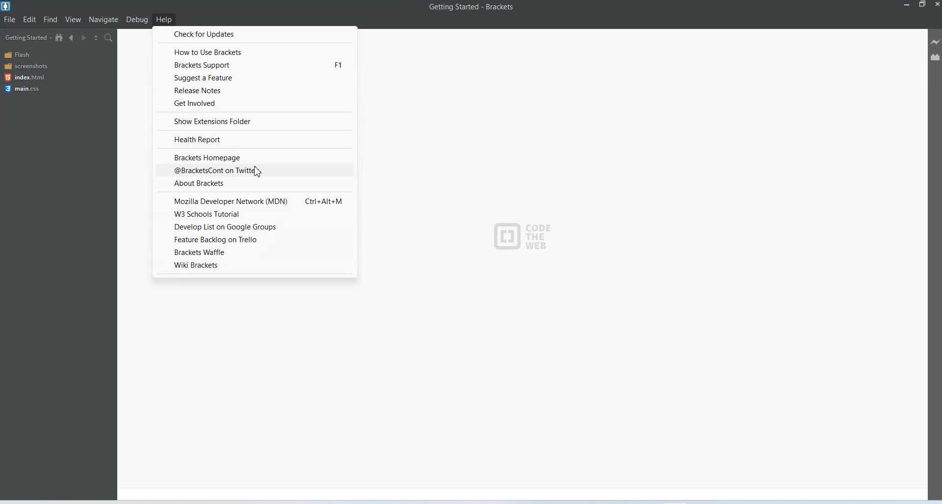  Describe the element at coordinates (254, 240) in the screenshot. I see `featured backlog on trello` at that location.